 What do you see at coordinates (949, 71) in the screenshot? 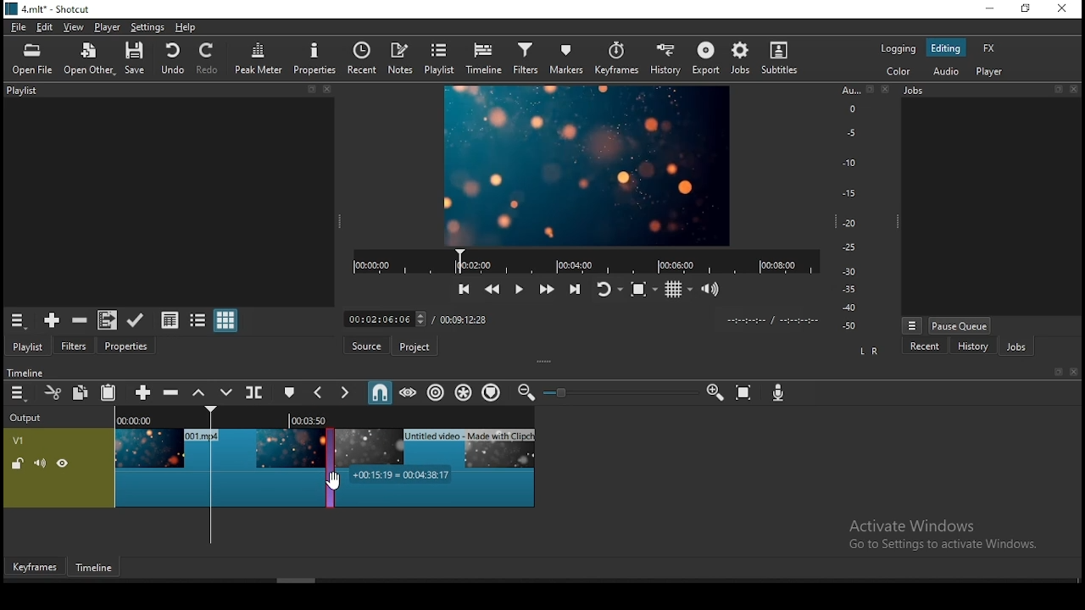
I see `audio` at bounding box center [949, 71].